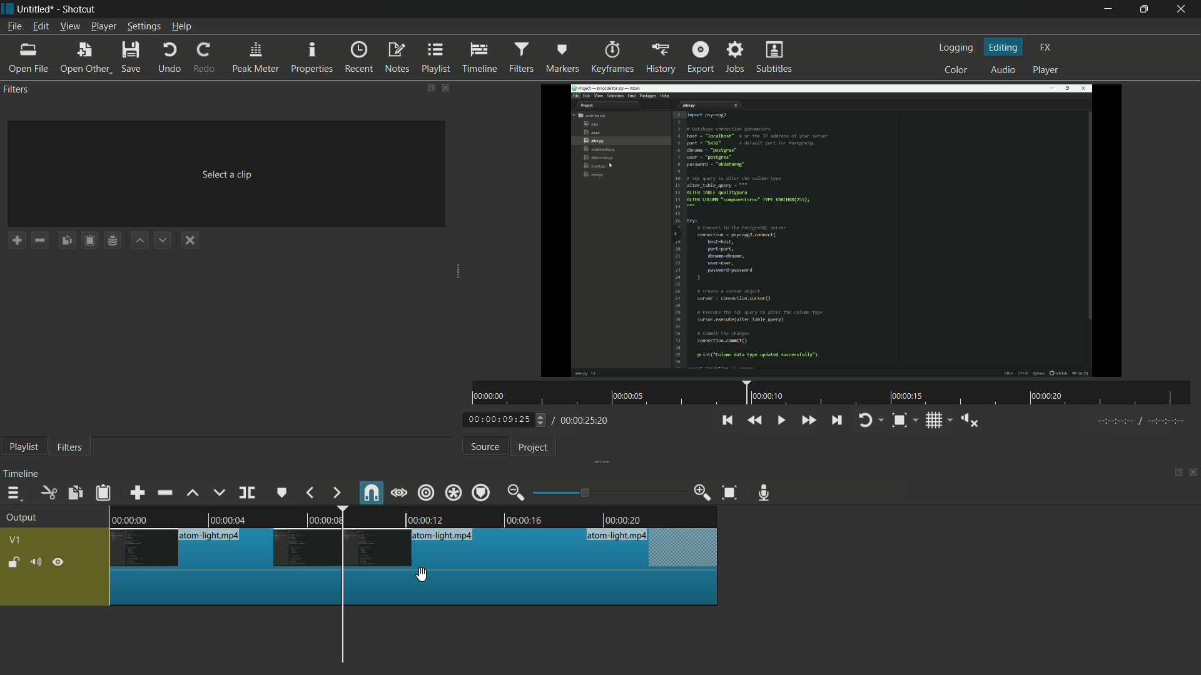 The width and height of the screenshot is (1201, 675). Describe the element at coordinates (1193, 472) in the screenshot. I see `close timeline` at that location.